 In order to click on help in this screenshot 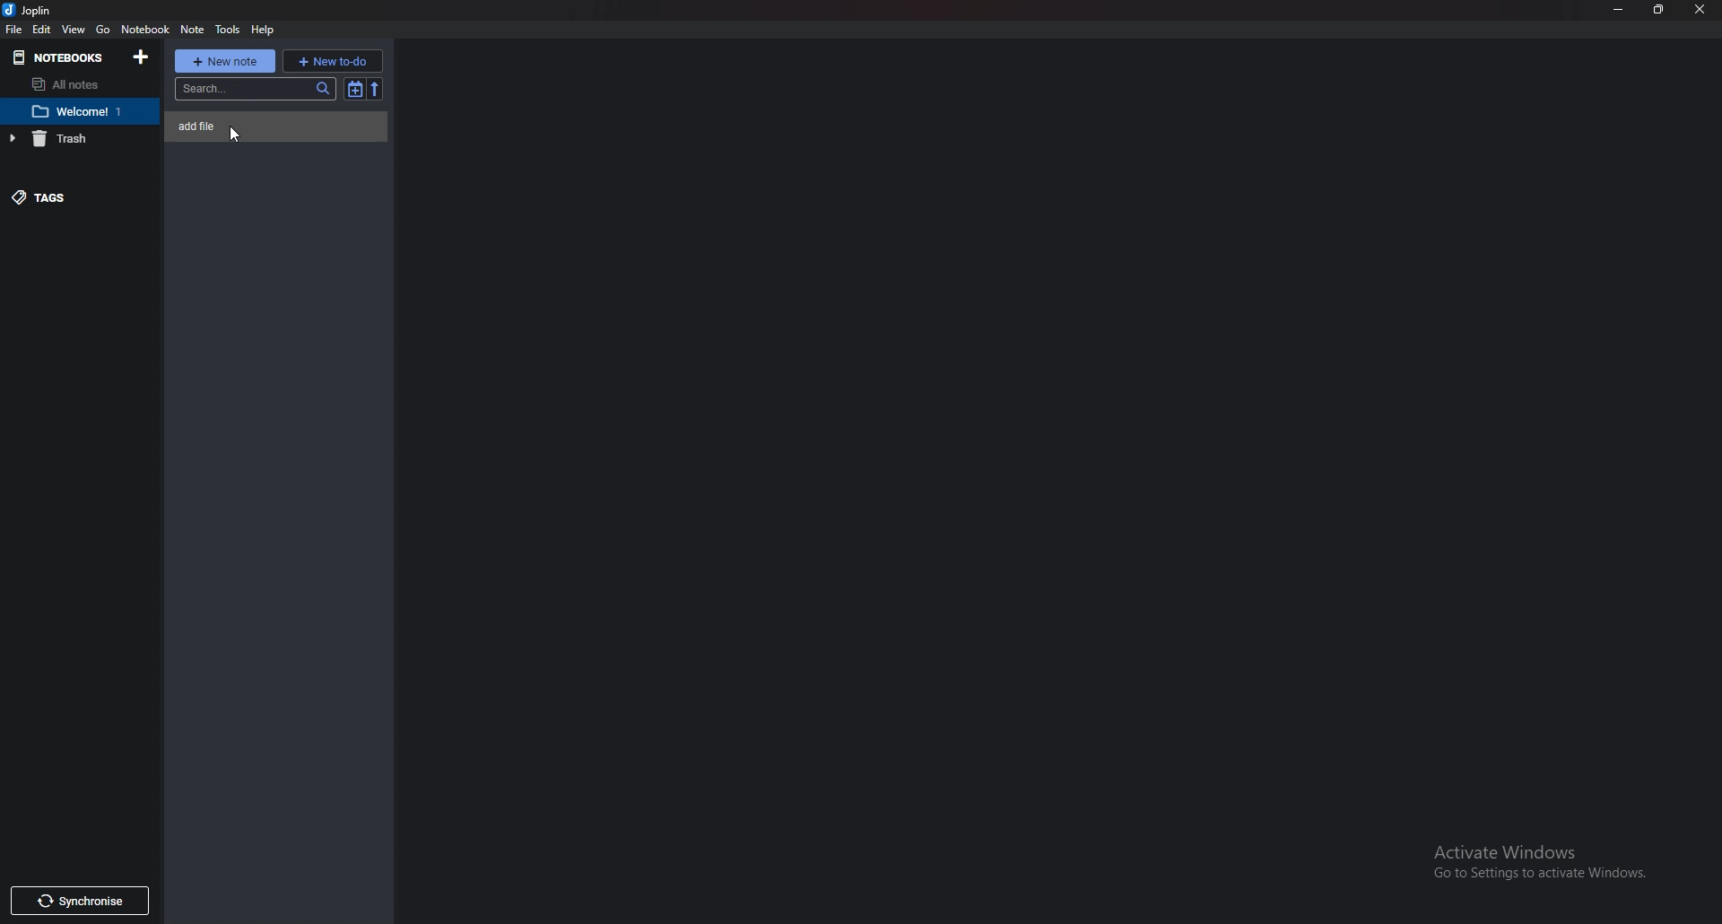, I will do `click(264, 31)`.